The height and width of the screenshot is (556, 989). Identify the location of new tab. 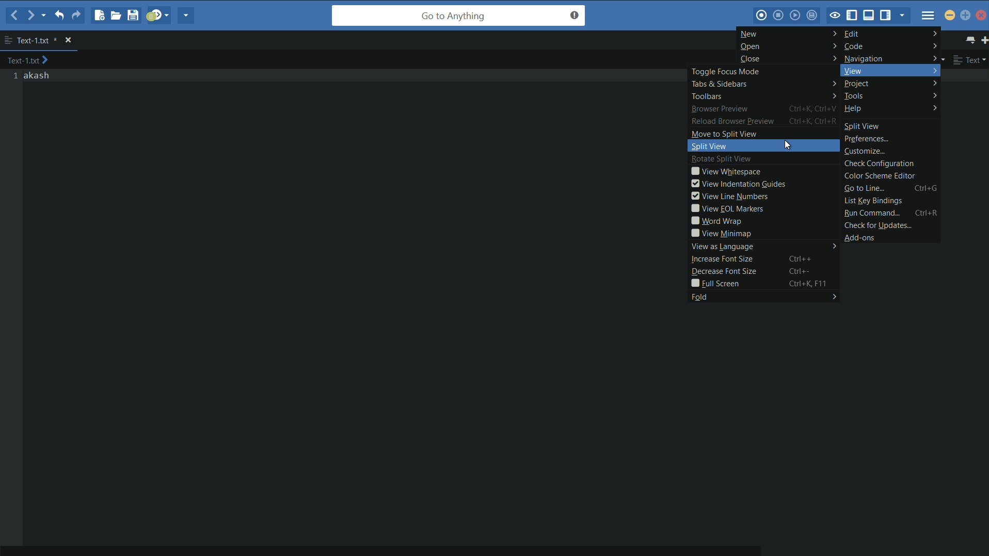
(983, 39).